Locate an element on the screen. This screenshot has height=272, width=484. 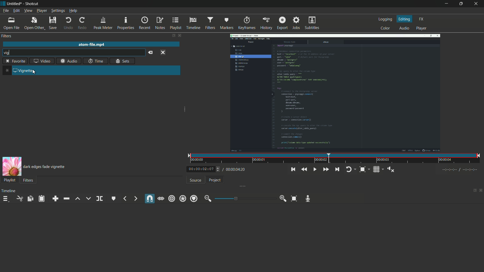
Audio is located at coordinates (69, 61).